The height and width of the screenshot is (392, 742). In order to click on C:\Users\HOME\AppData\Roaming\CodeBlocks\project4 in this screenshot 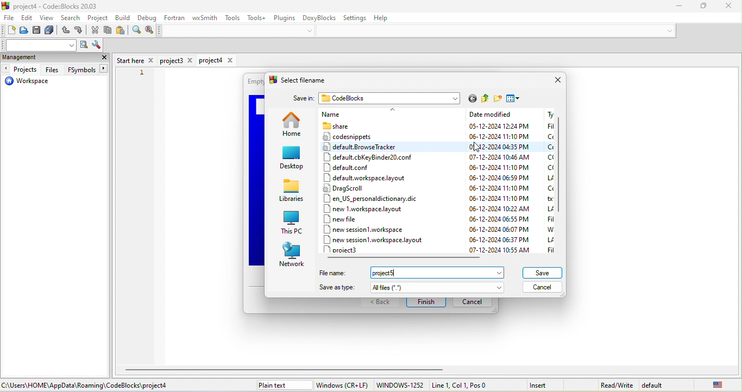, I will do `click(89, 385)`.